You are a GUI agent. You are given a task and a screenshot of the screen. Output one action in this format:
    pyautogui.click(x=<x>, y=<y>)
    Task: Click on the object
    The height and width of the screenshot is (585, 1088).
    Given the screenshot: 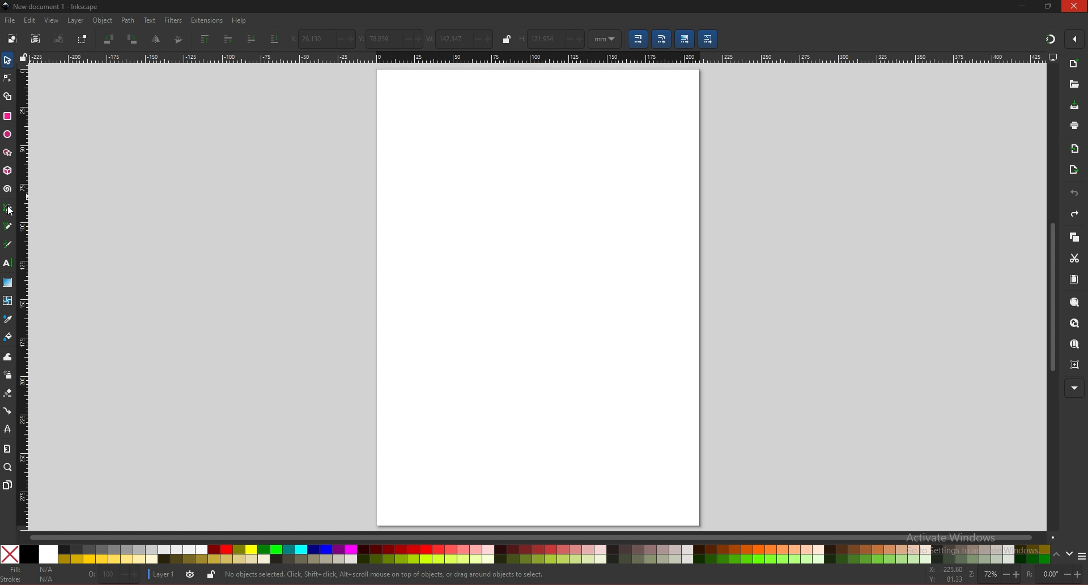 What is the action you would take?
    pyautogui.click(x=104, y=21)
    